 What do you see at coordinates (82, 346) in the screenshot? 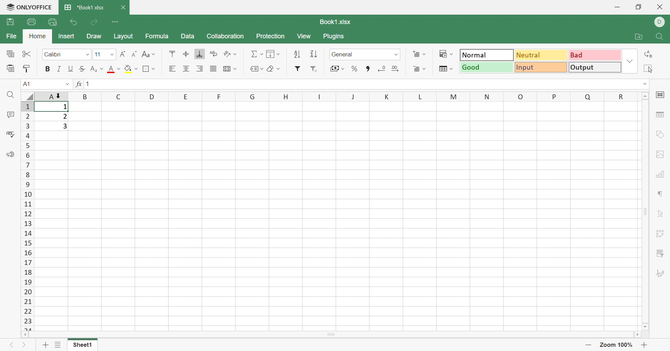
I see `Sheet1` at bounding box center [82, 346].